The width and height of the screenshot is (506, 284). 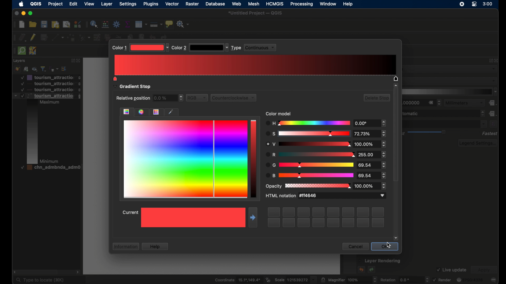 What do you see at coordinates (119, 48) in the screenshot?
I see `color 1` at bounding box center [119, 48].